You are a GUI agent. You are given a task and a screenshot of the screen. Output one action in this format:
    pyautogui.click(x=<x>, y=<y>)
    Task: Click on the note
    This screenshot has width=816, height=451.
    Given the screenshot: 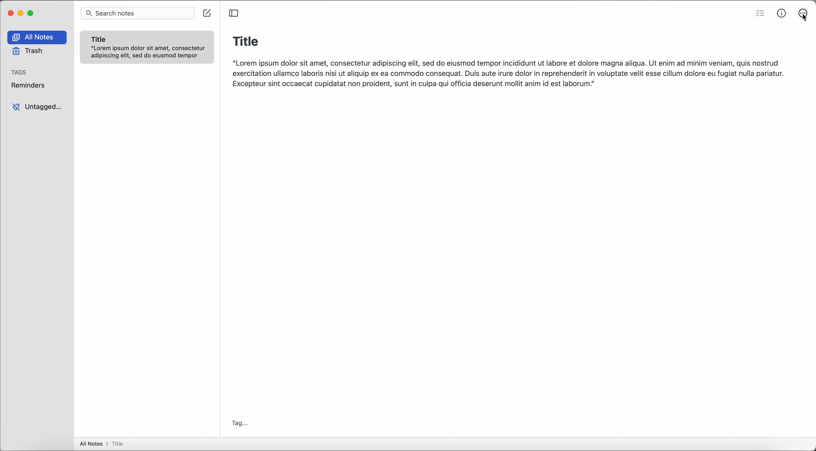 What is the action you would take?
    pyautogui.click(x=147, y=48)
    